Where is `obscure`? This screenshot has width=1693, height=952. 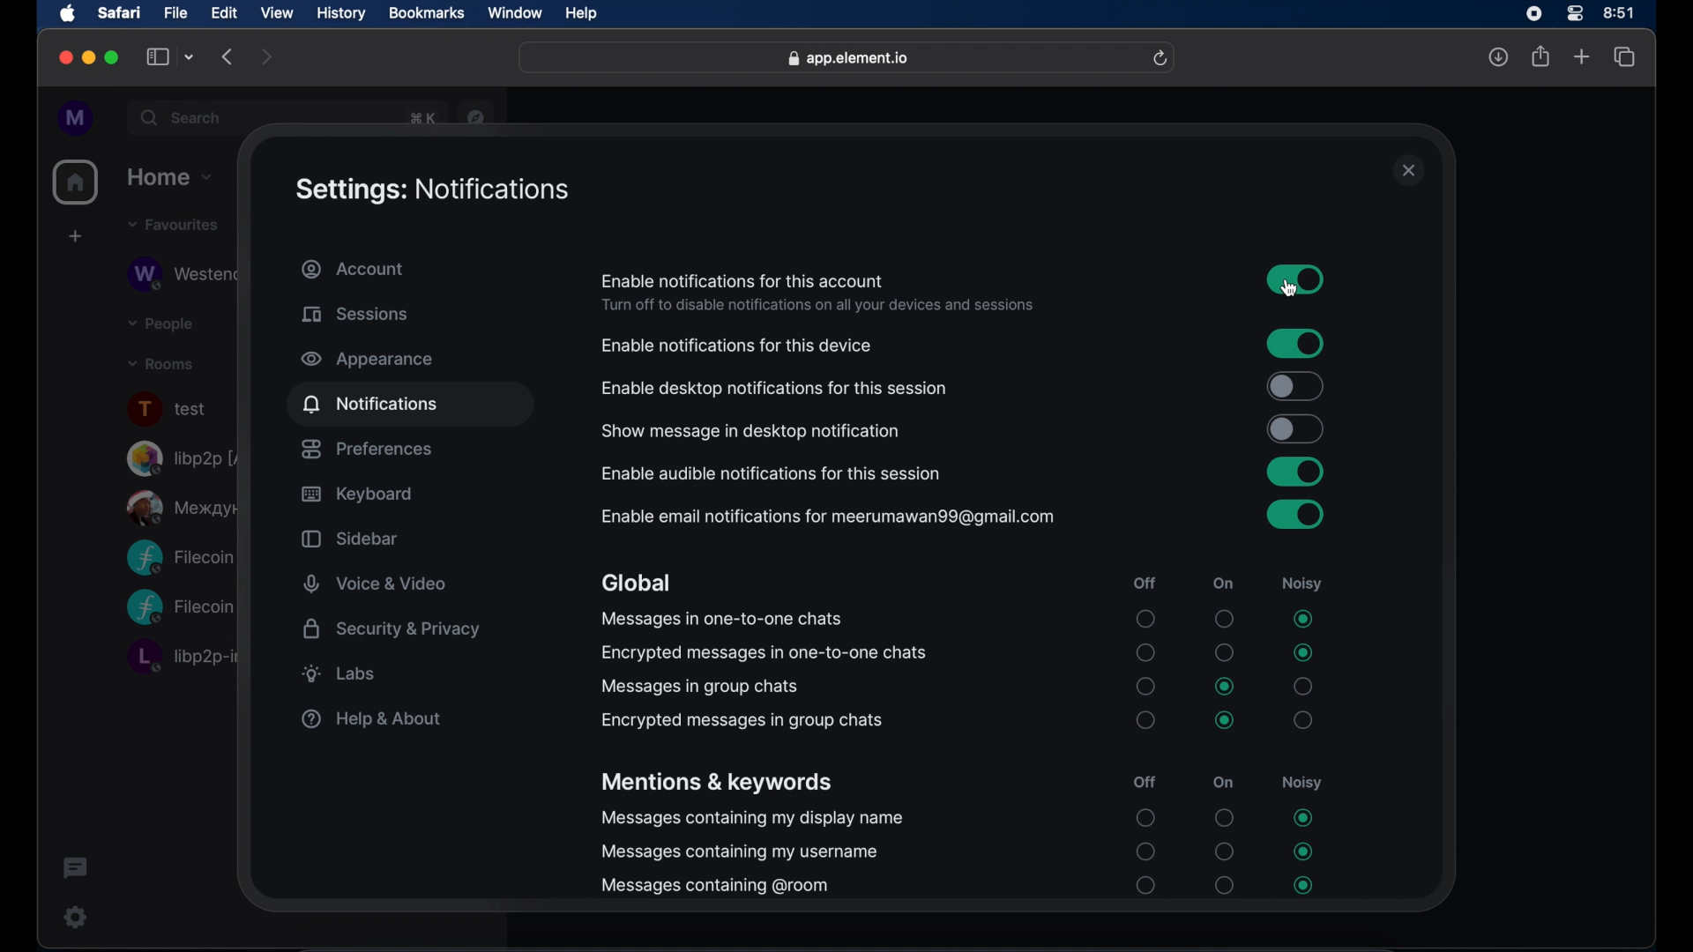 obscure is located at coordinates (185, 273).